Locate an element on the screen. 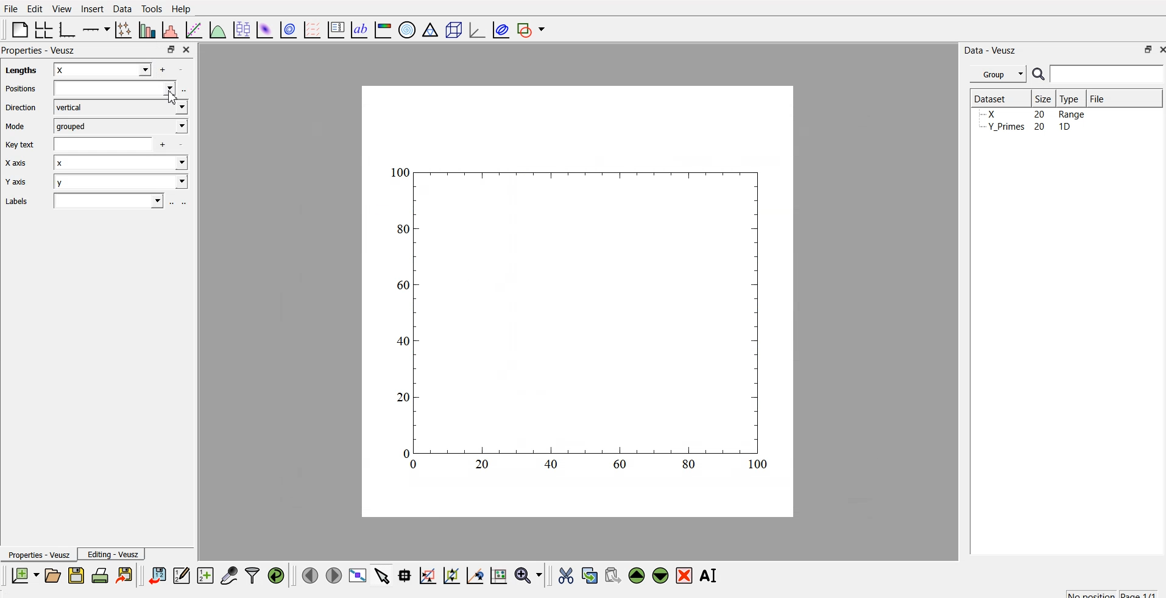  open a document is located at coordinates (52, 575).